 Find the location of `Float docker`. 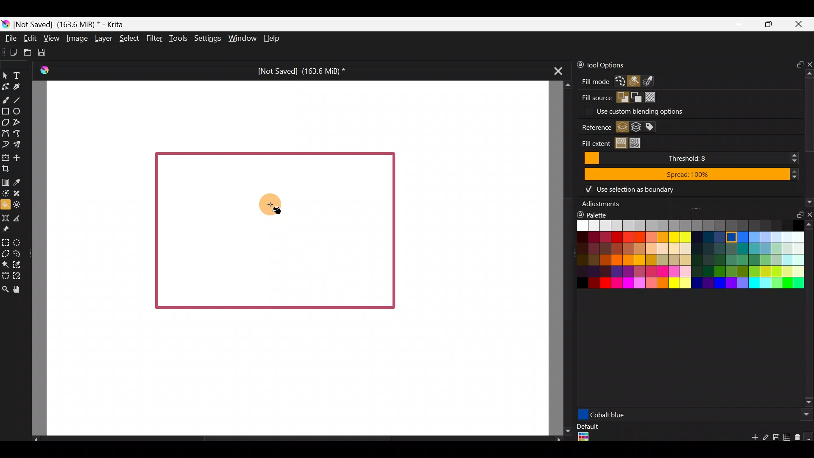

Float docker is located at coordinates (797, 63).